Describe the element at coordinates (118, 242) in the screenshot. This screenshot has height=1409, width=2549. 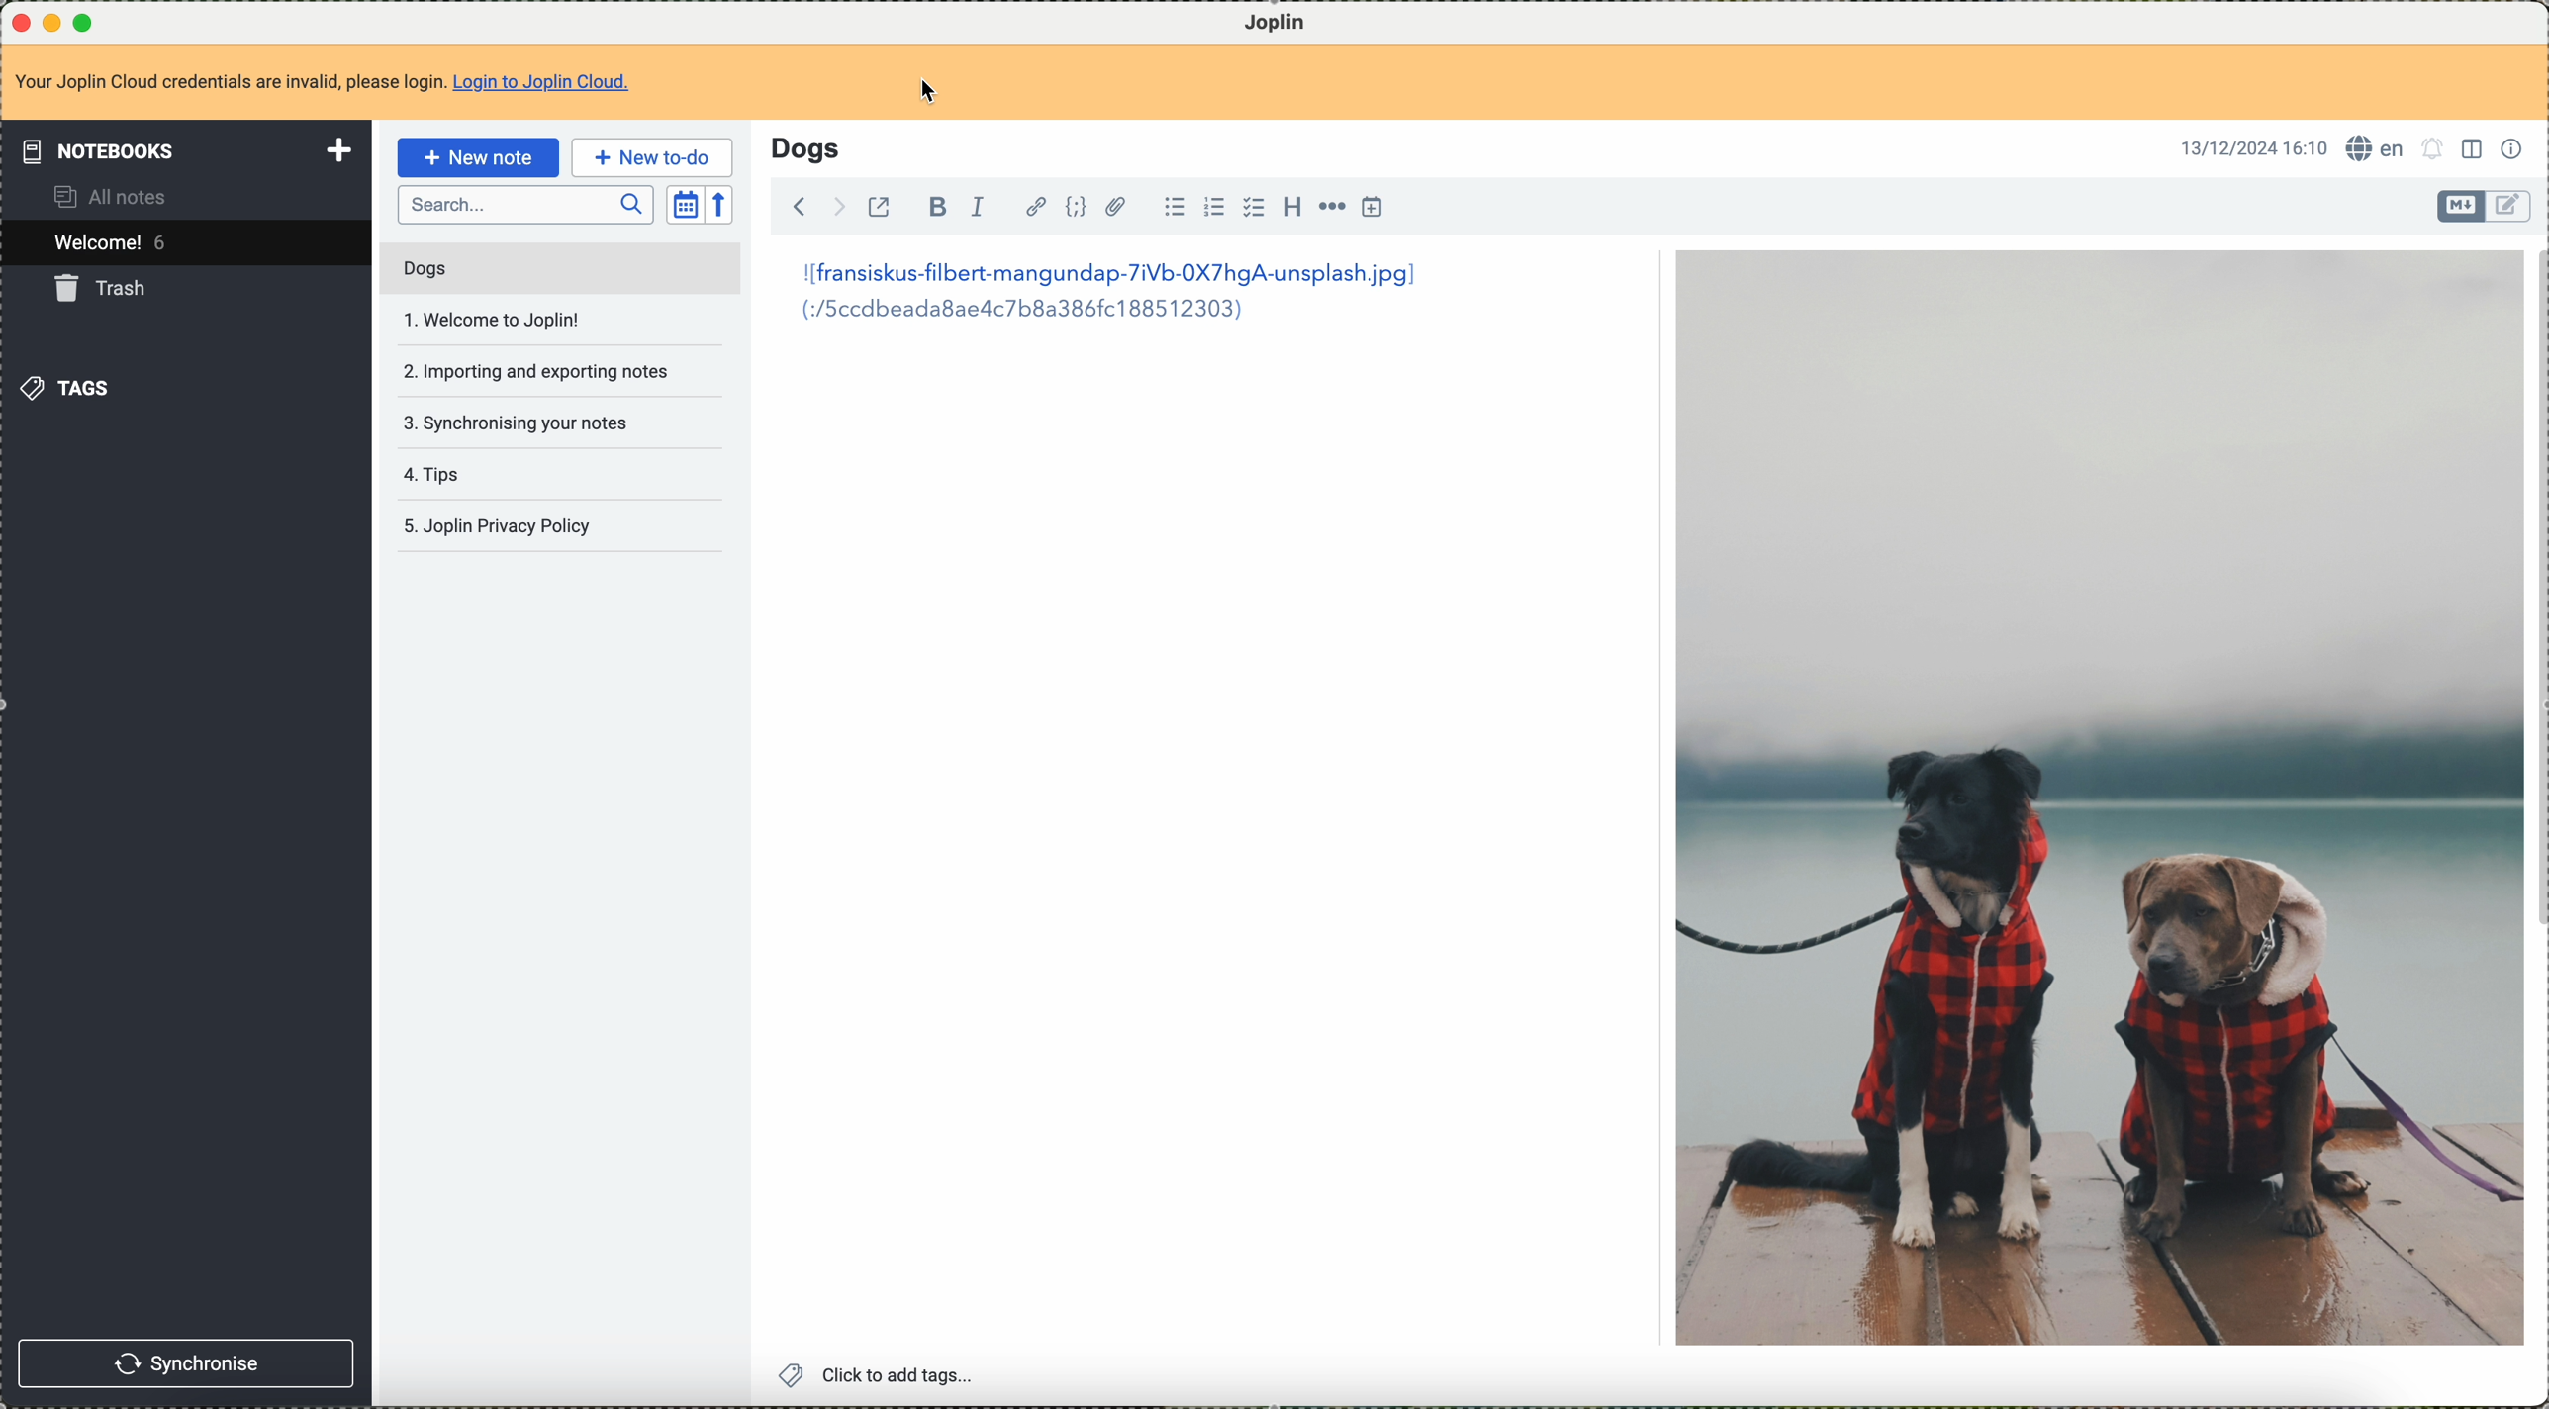
I see `welcome` at that location.